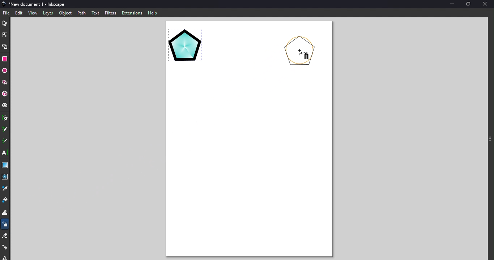  I want to click on Path, so click(82, 13).